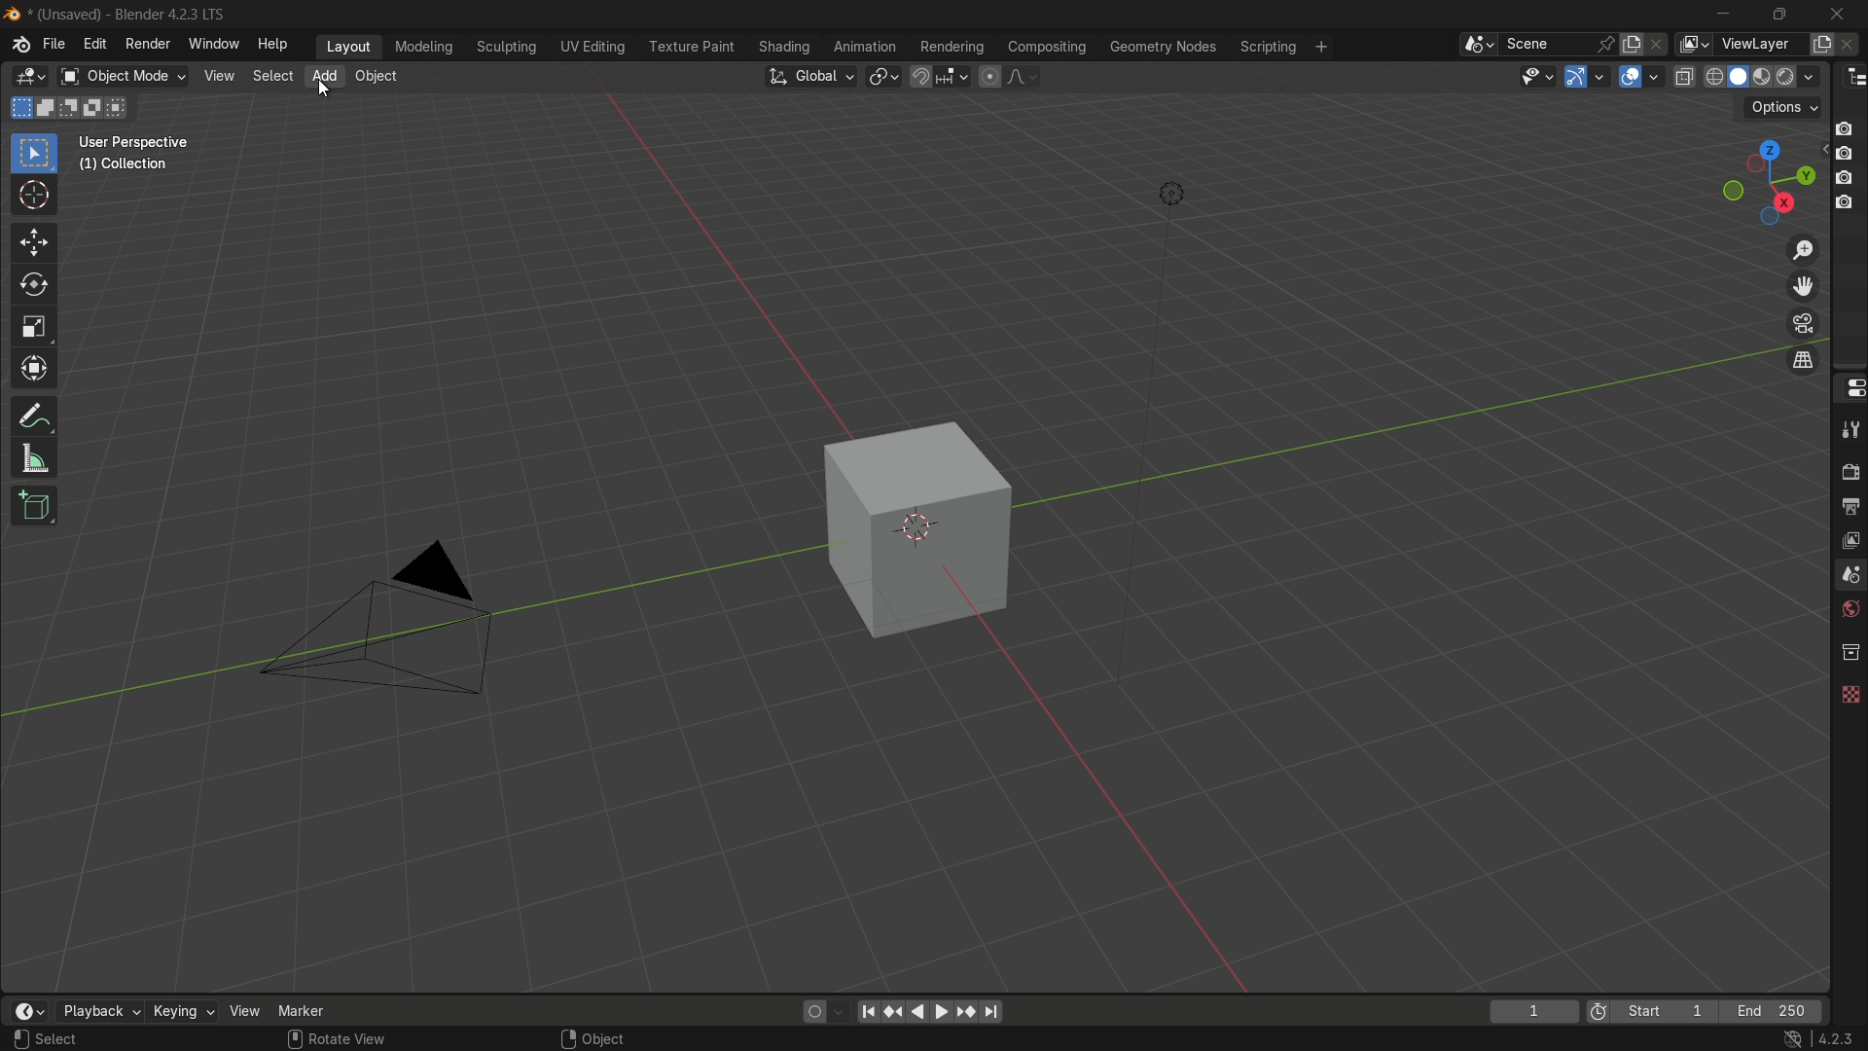 This screenshot has height=1051, width=1868. I want to click on add new layer, so click(1821, 46).